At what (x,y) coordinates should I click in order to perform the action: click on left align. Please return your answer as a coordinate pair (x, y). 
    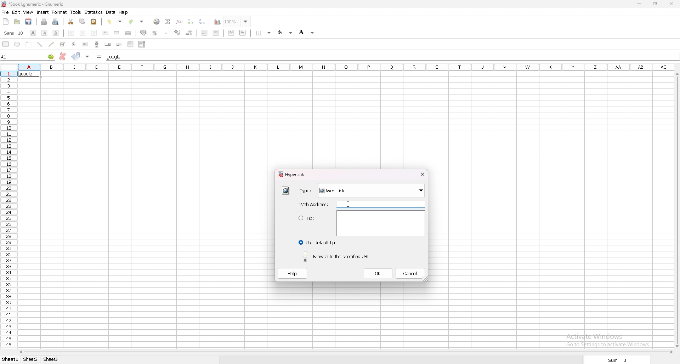
    Looking at the image, I should click on (71, 33).